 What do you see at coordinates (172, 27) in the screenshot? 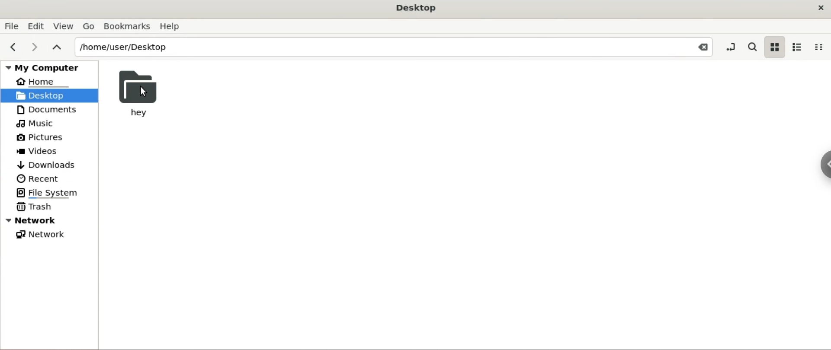
I see `Help` at bounding box center [172, 27].